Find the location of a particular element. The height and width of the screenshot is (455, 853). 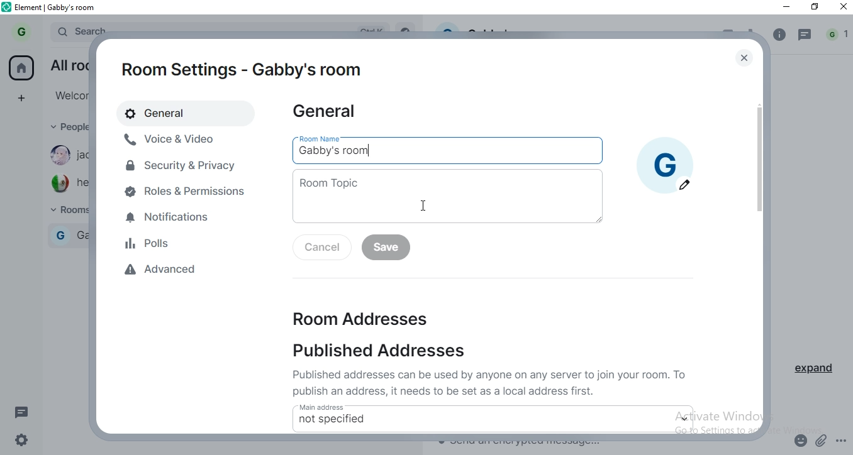

jackmama is located at coordinates (67, 156).